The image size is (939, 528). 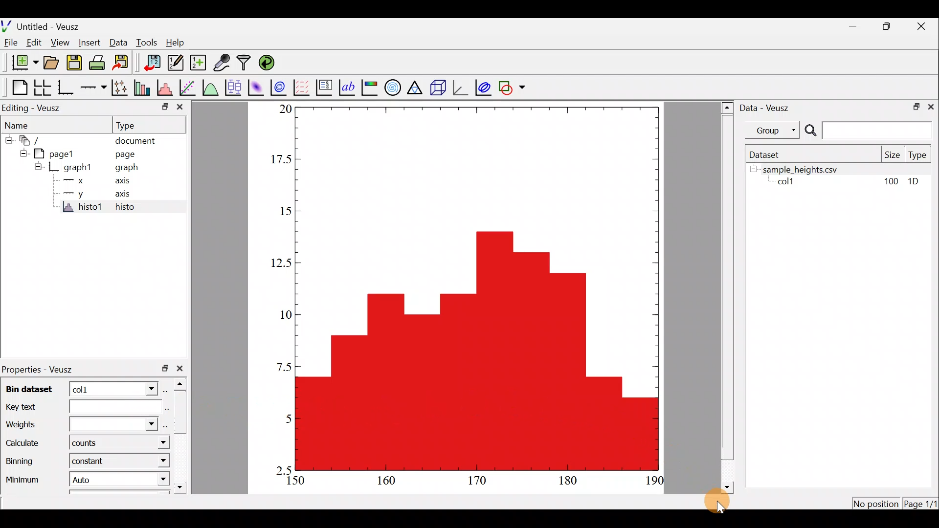 What do you see at coordinates (233, 87) in the screenshot?
I see `plot box plots` at bounding box center [233, 87].